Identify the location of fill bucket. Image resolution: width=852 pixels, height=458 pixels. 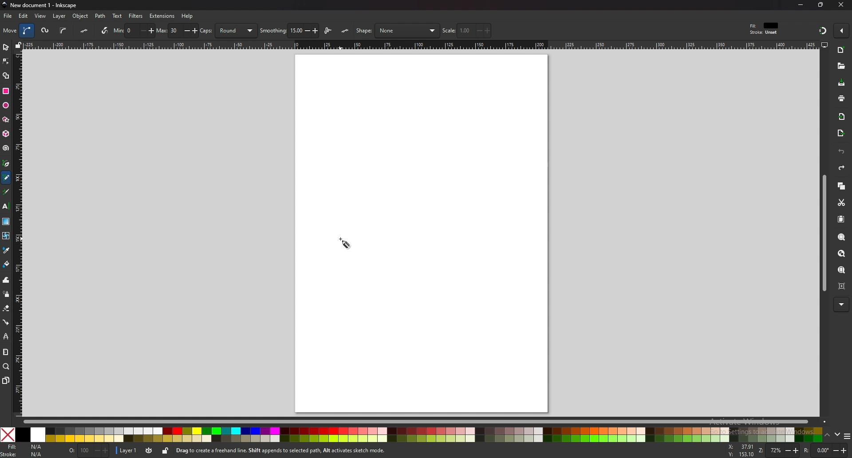
(6, 264).